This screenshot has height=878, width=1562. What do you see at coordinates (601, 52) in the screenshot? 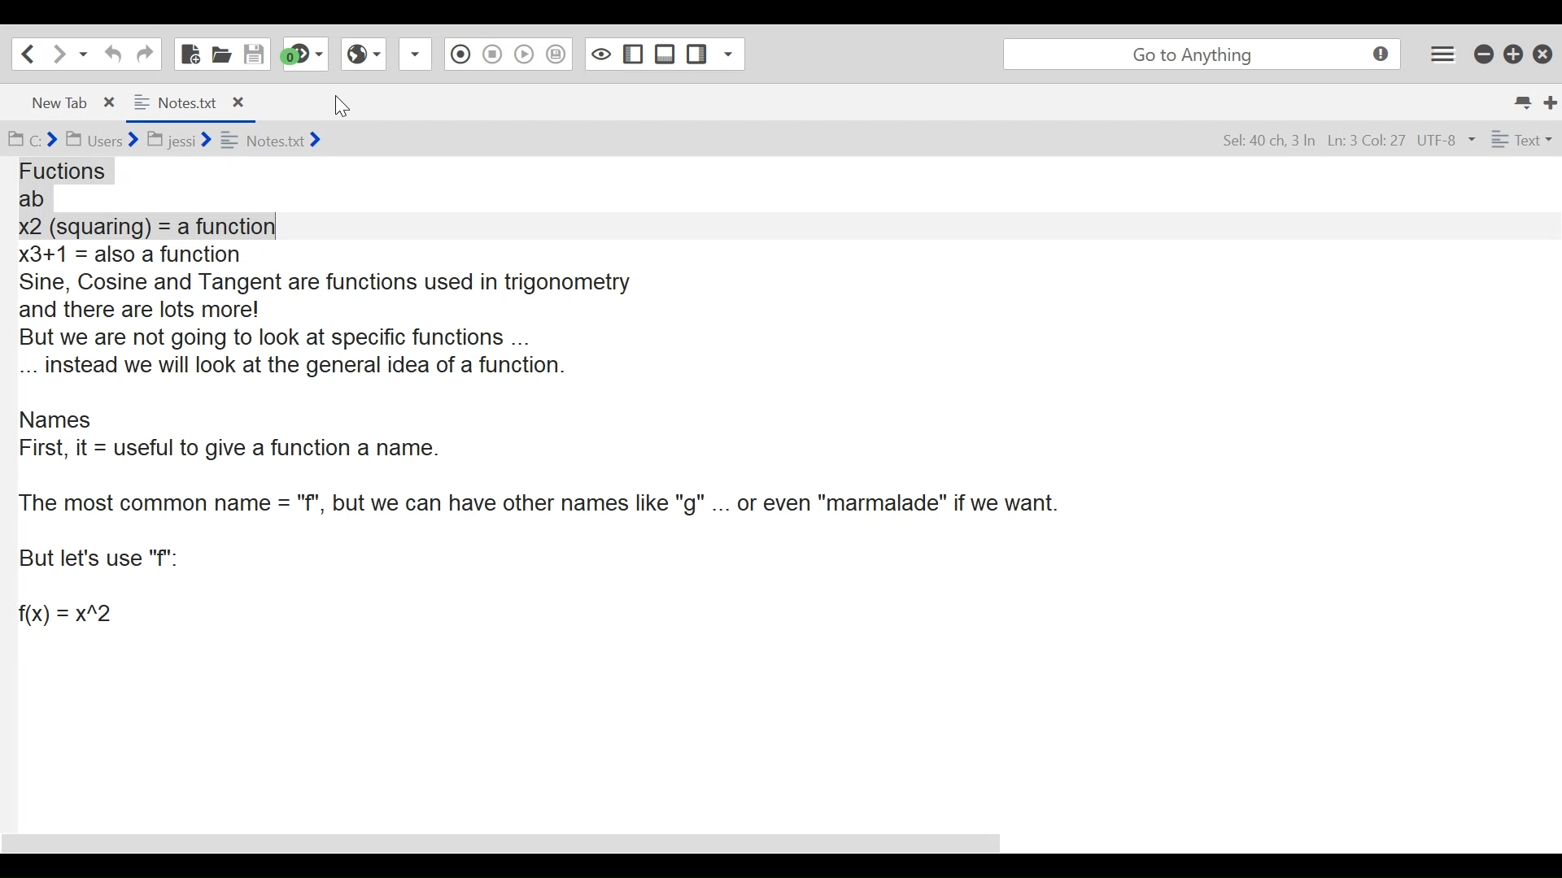
I see `Show/Hide Right Pane` at bounding box center [601, 52].